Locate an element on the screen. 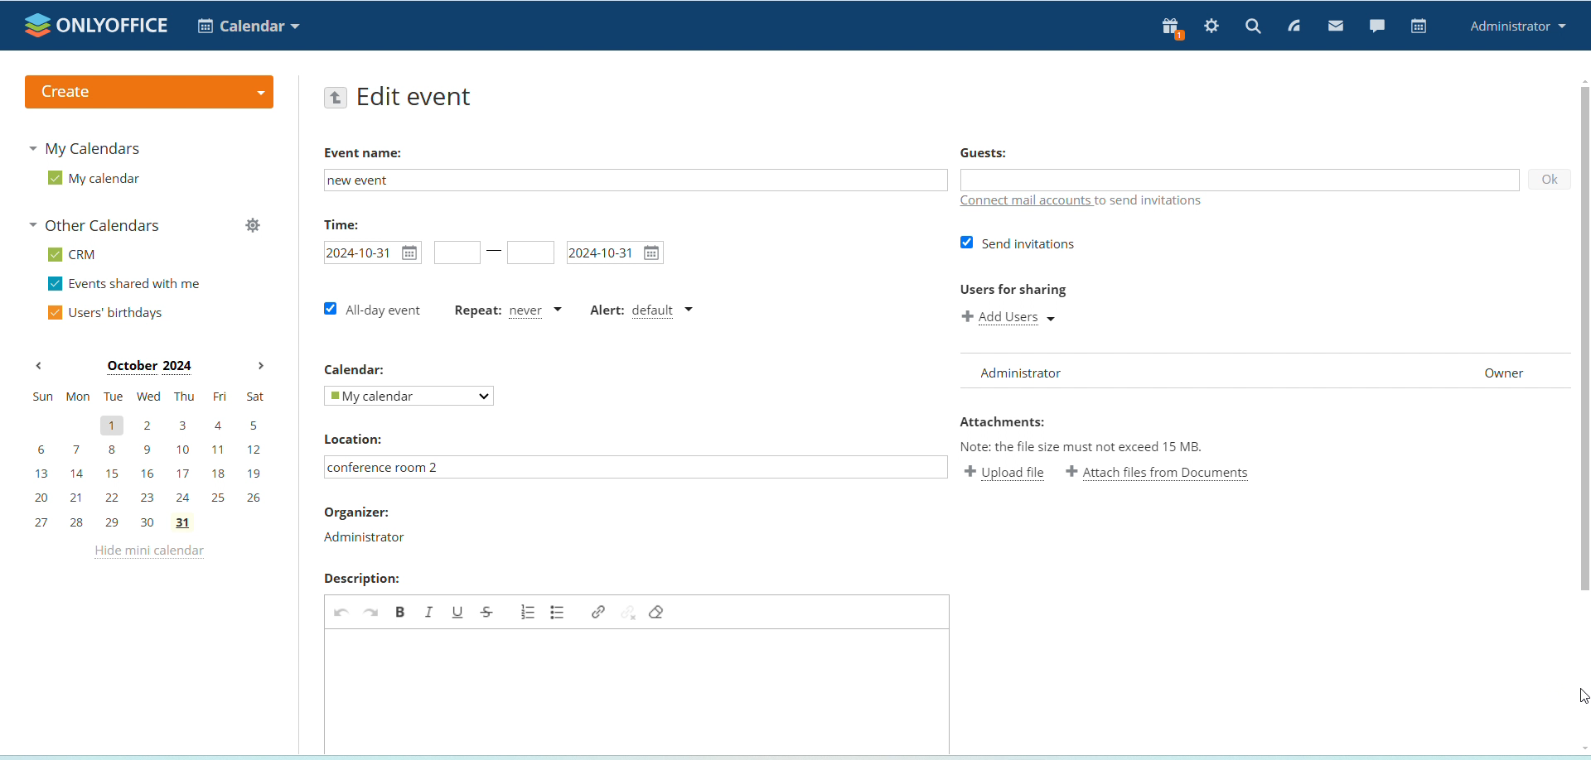 This screenshot has width=1591, height=760. logo is located at coordinates (98, 25).